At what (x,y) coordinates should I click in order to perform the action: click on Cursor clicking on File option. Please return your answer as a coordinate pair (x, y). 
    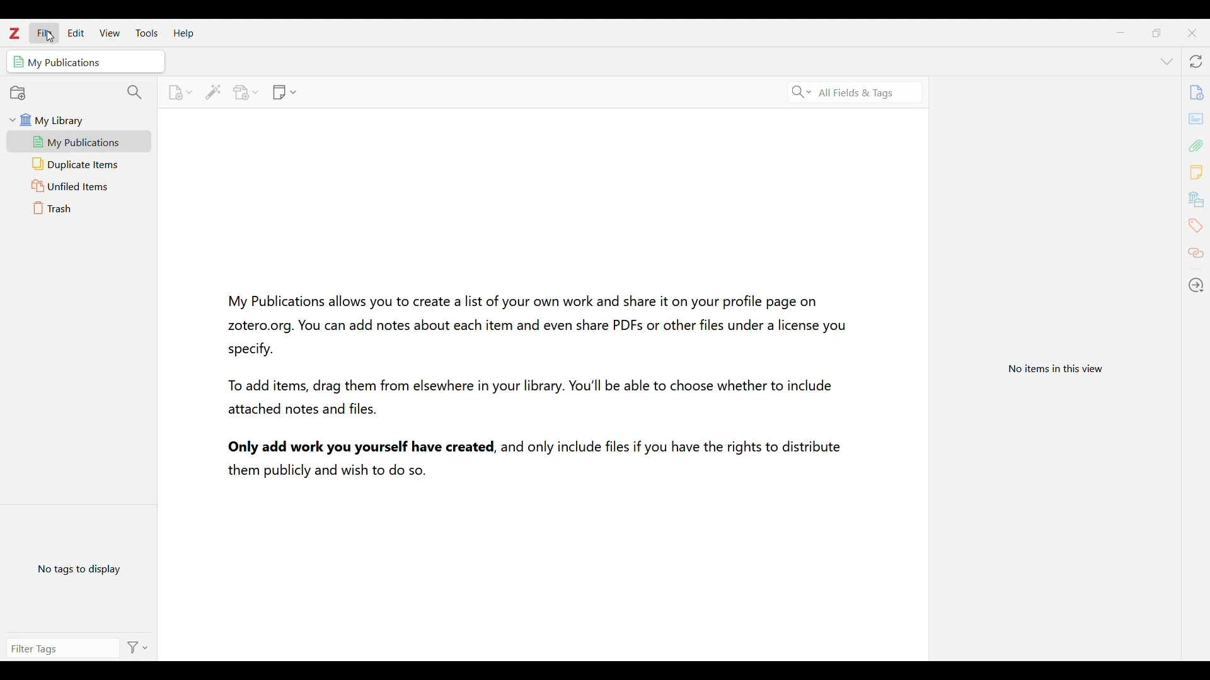
    Looking at the image, I should click on (50, 36).